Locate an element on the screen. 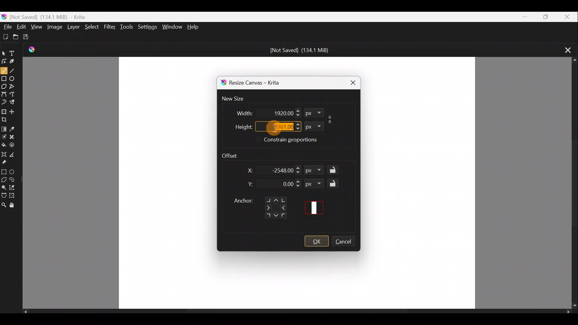 The height and width of the screenshot is (325, 578). Increase height is located at coordinates (297, 124).